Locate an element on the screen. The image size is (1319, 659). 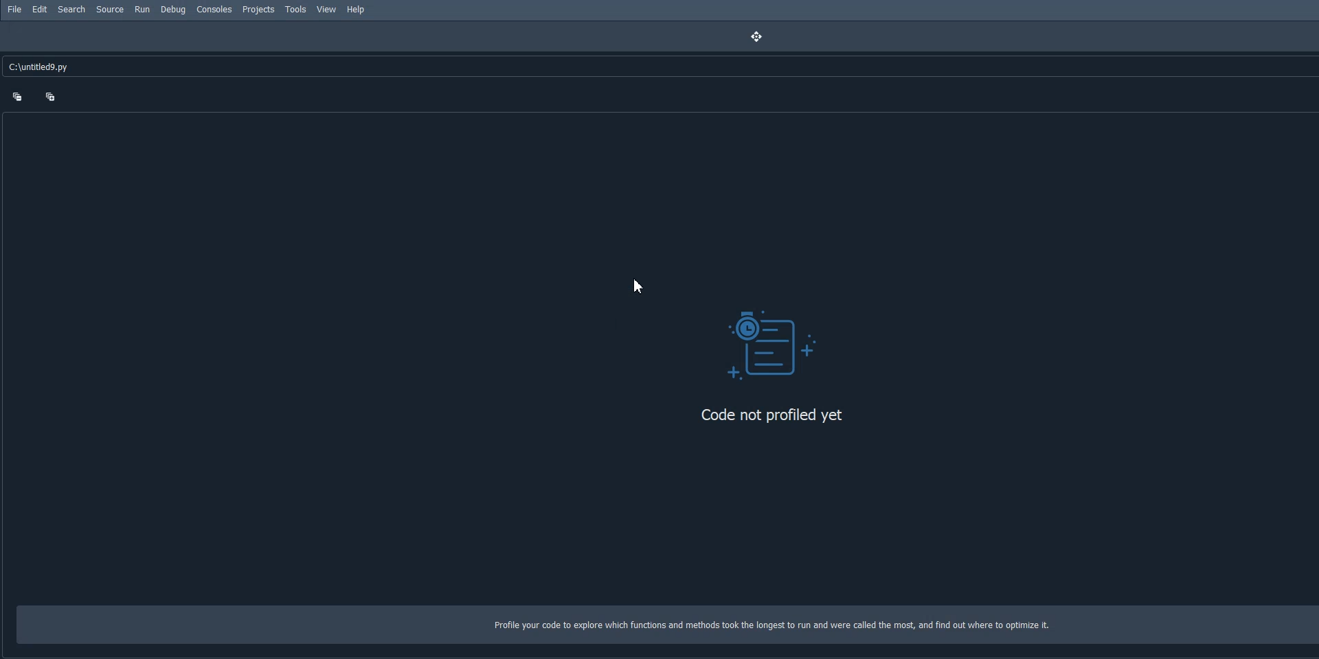
Visual Element is located at coordinates (776, 341).